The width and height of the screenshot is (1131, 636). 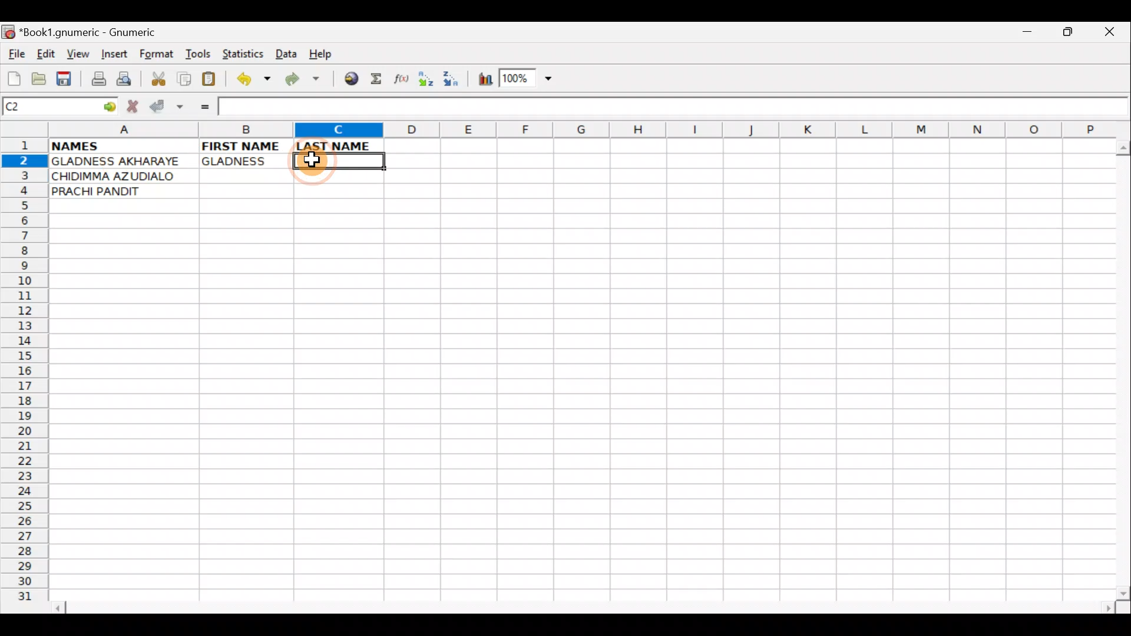 I want to click on File, so click(x=15, y=55).